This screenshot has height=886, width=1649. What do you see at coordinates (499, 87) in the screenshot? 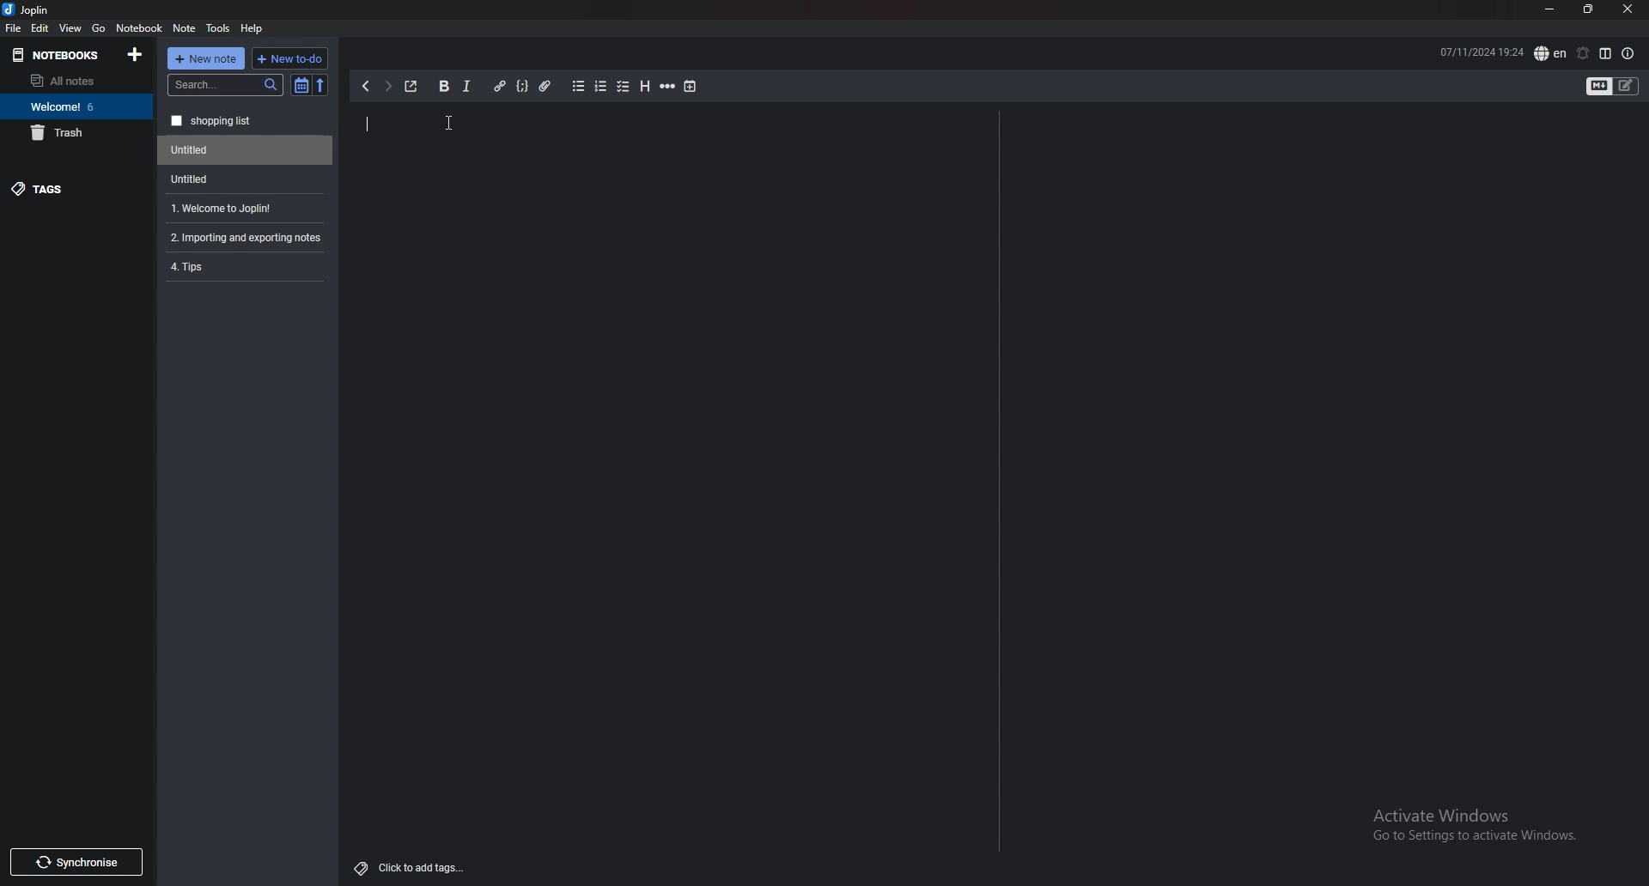
I see `hyperlink` at bounding box center [499, 87].